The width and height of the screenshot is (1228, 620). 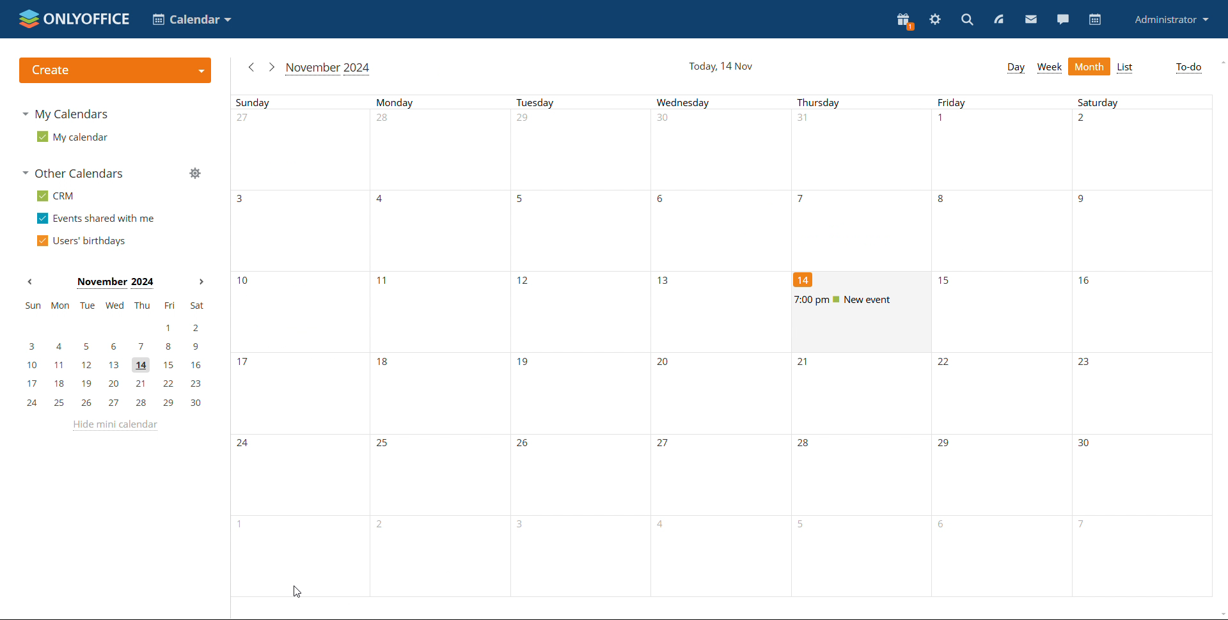 I want to click on number, so click(x=383, y=199).